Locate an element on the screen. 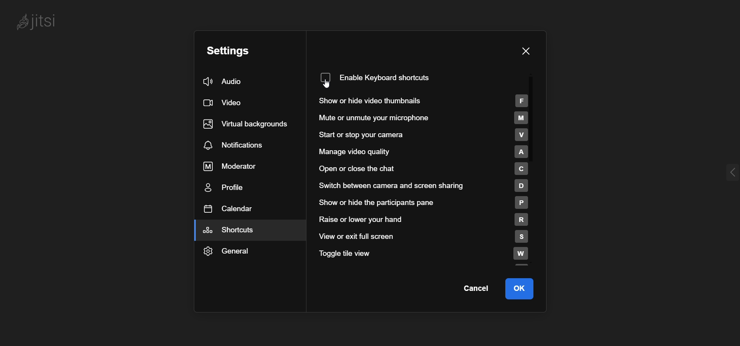 The width and height of the screenshot is (740, 346). moderator is located at coordinates (234, 166).